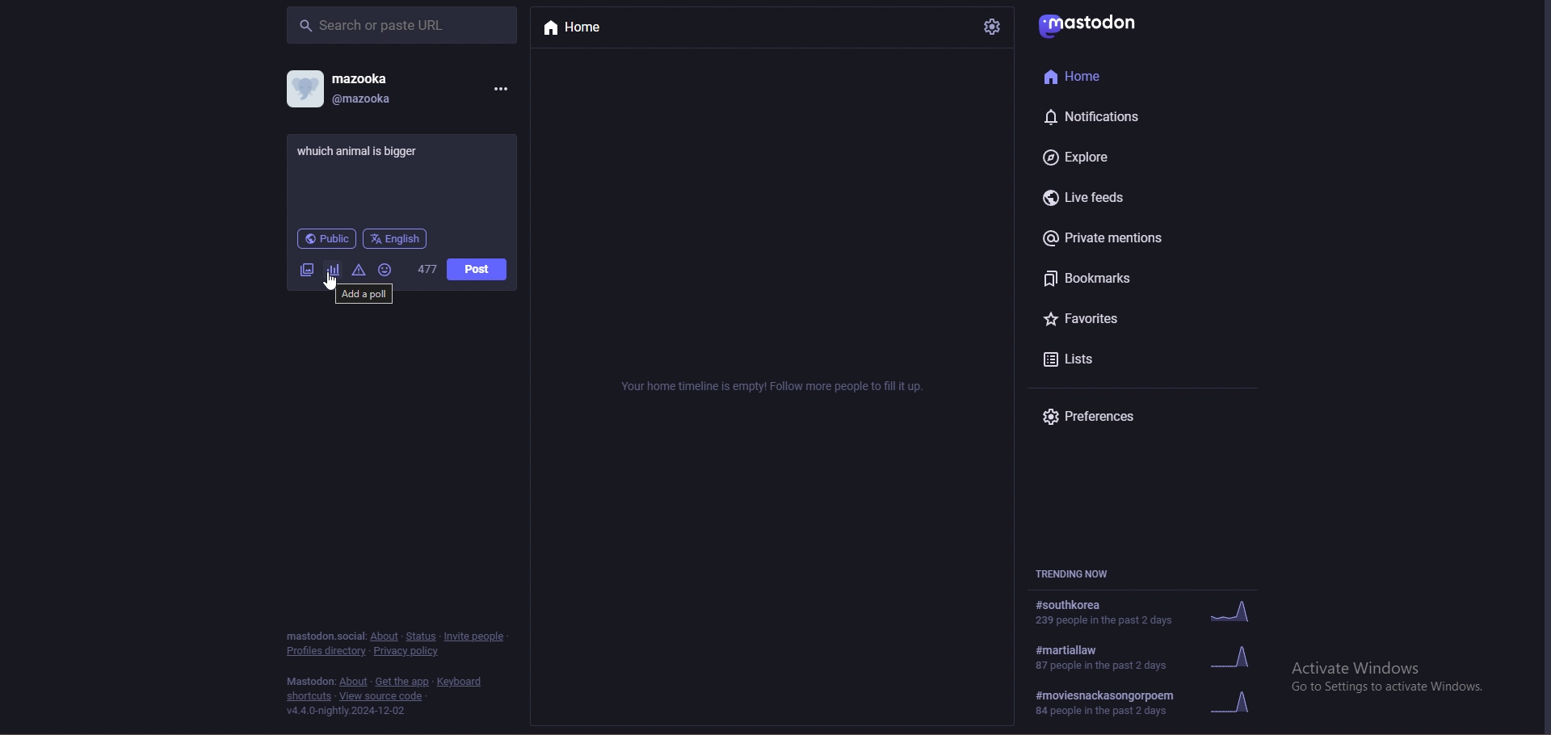  I want to click on mastodon, so click(324, 635).